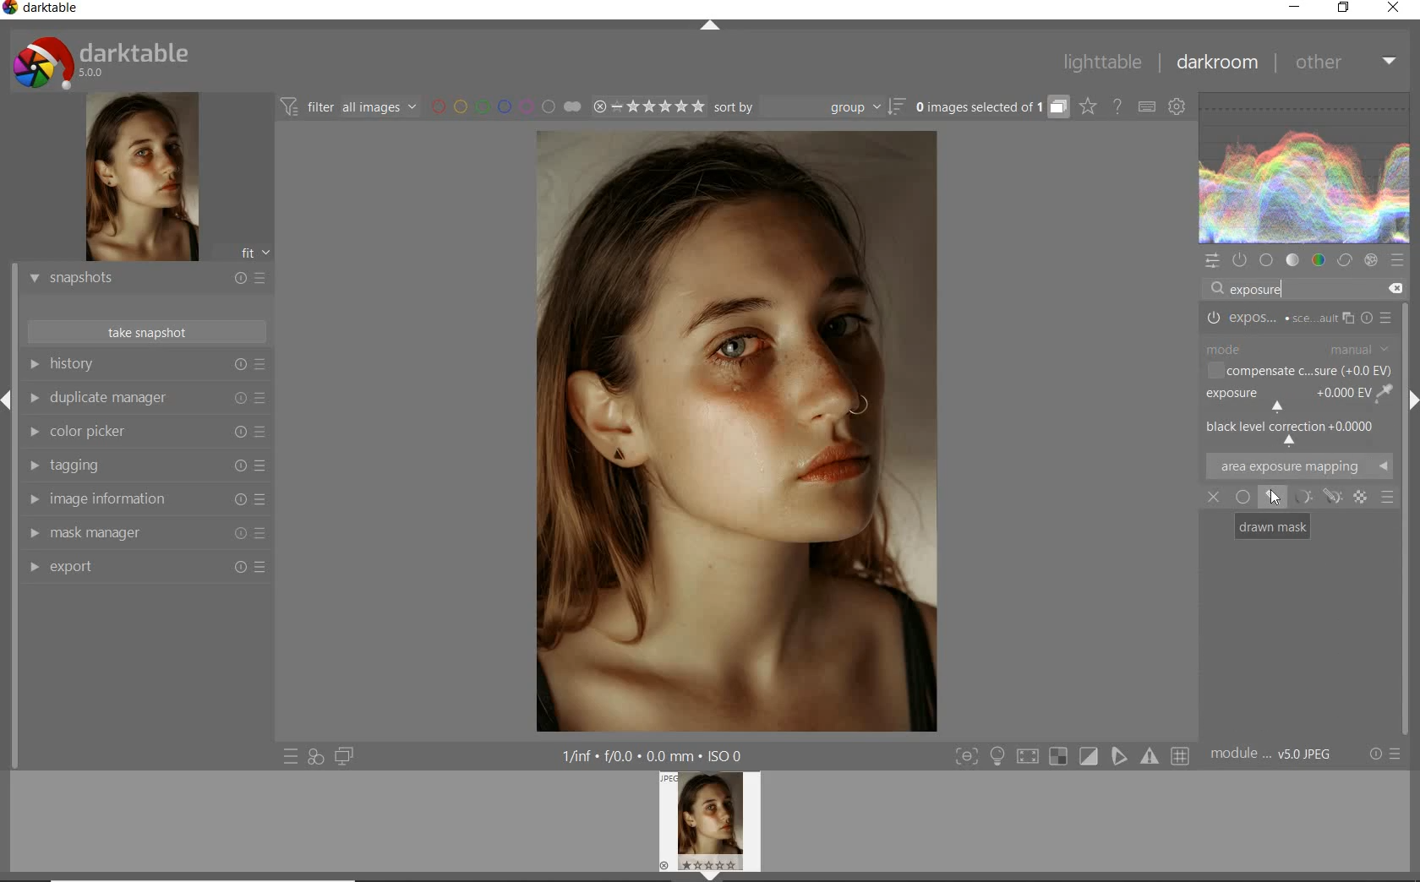 The width and height of the screenshot is (1420, 882). What do you see at coordinates (1405, 460) in the screenshot?
I see `scrollbar` at bounding box center [1405, 460].